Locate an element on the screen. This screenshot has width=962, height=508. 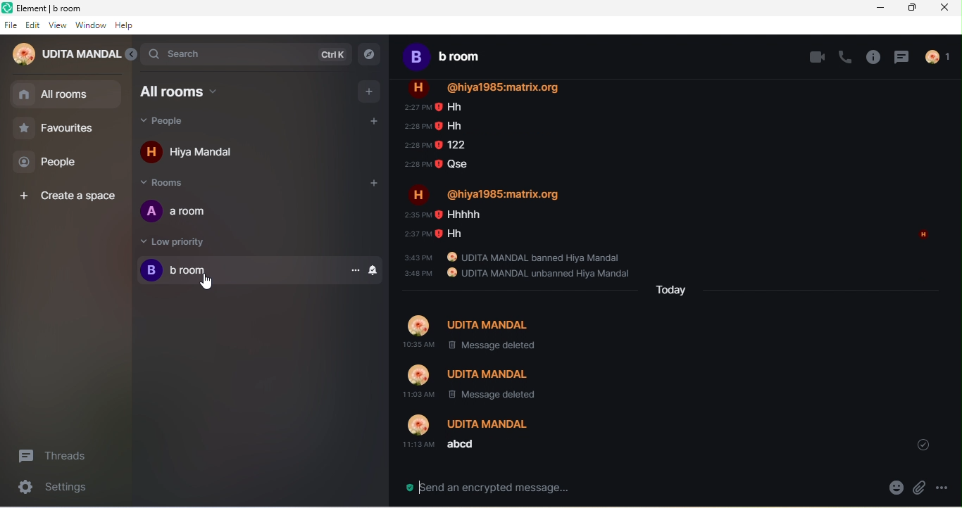
maximize is located at coordinates (915, 8).